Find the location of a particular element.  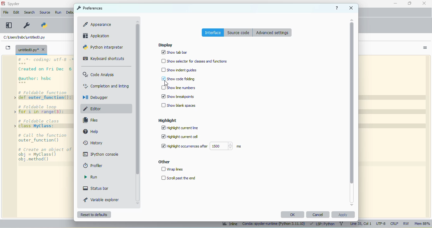

line 35, col 1 is located at coordinates (361, 224).